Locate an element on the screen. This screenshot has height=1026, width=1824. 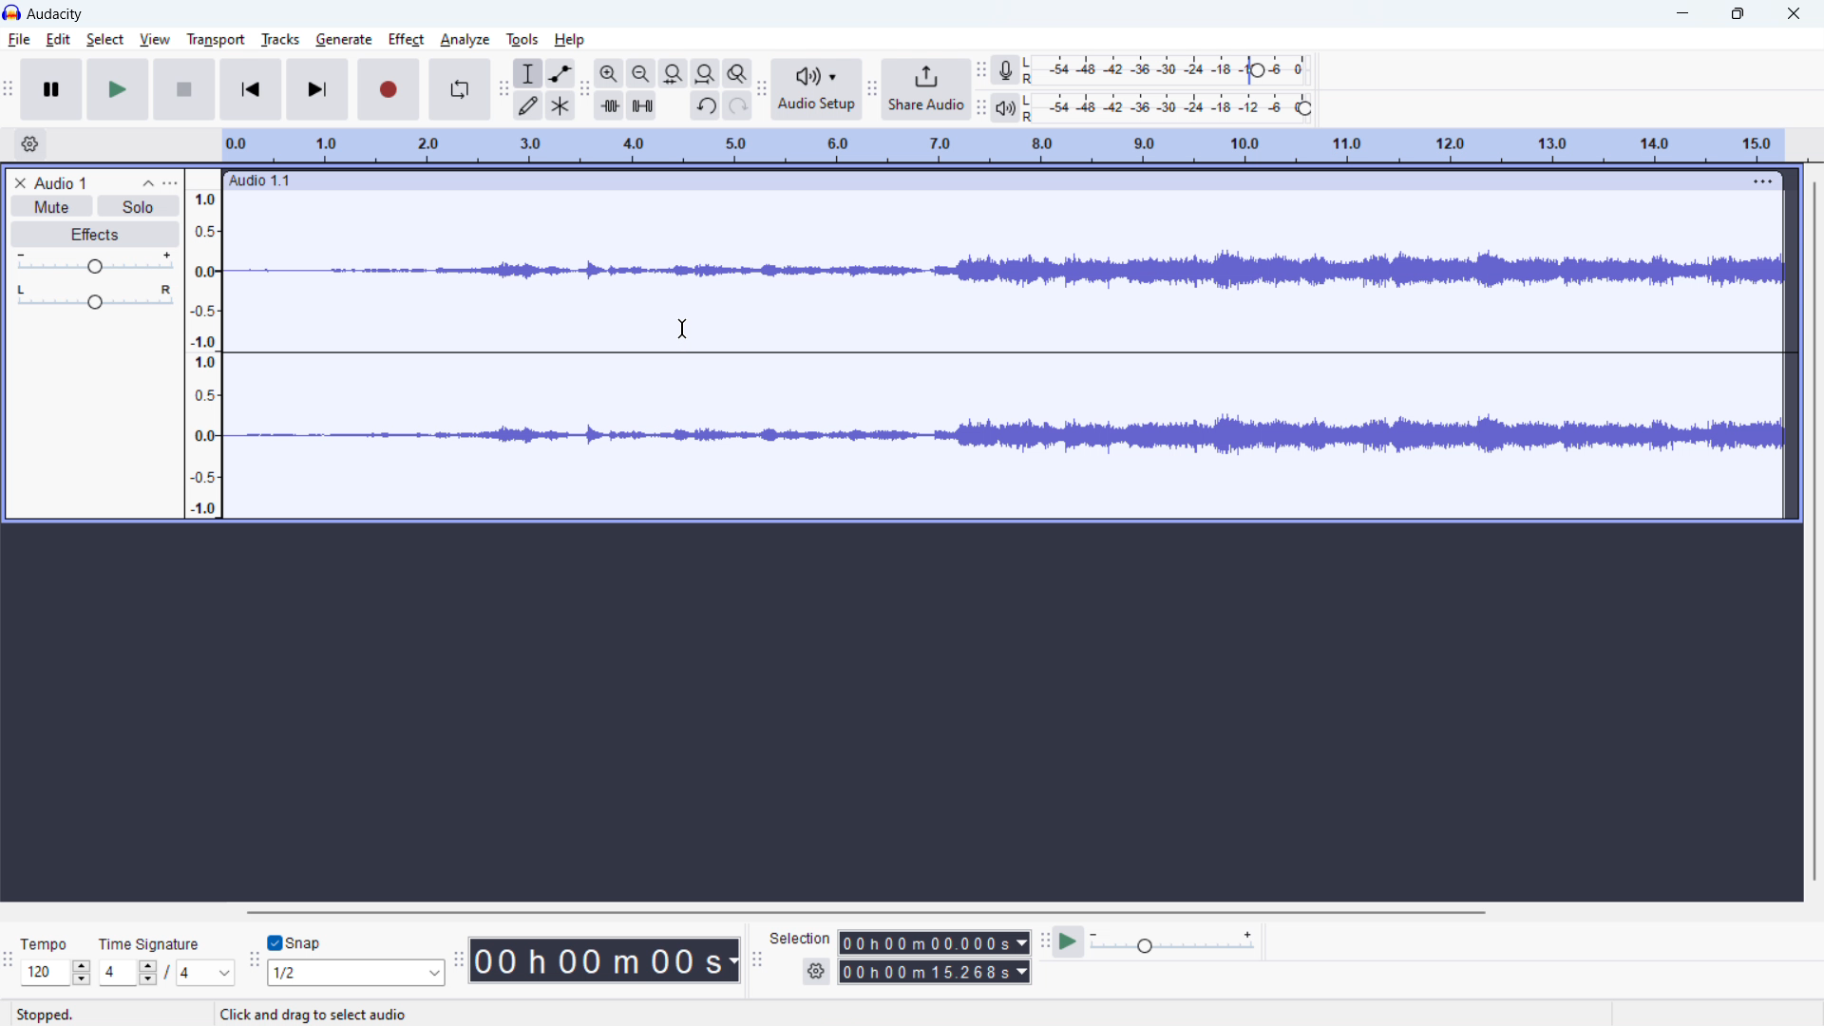
playback meter is located at coordinates (1173, 107).